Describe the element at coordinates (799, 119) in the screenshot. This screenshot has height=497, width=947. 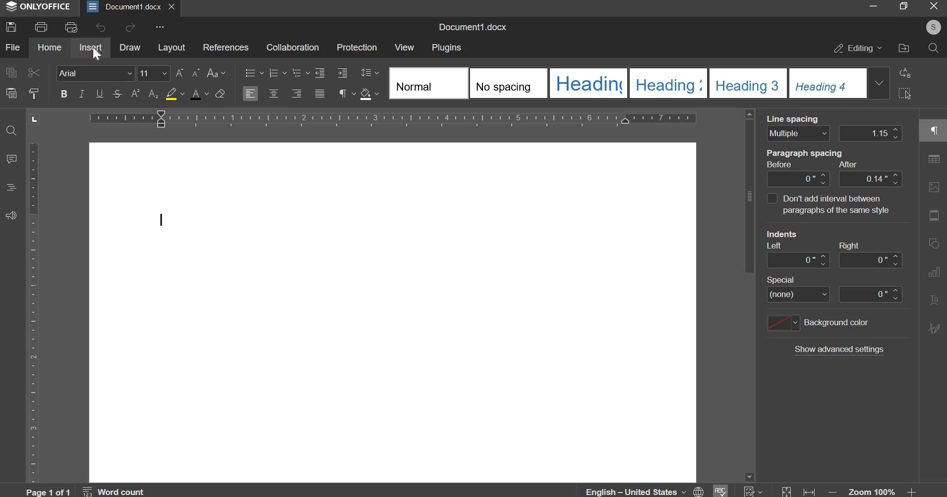
I see `line spacing` at that location.